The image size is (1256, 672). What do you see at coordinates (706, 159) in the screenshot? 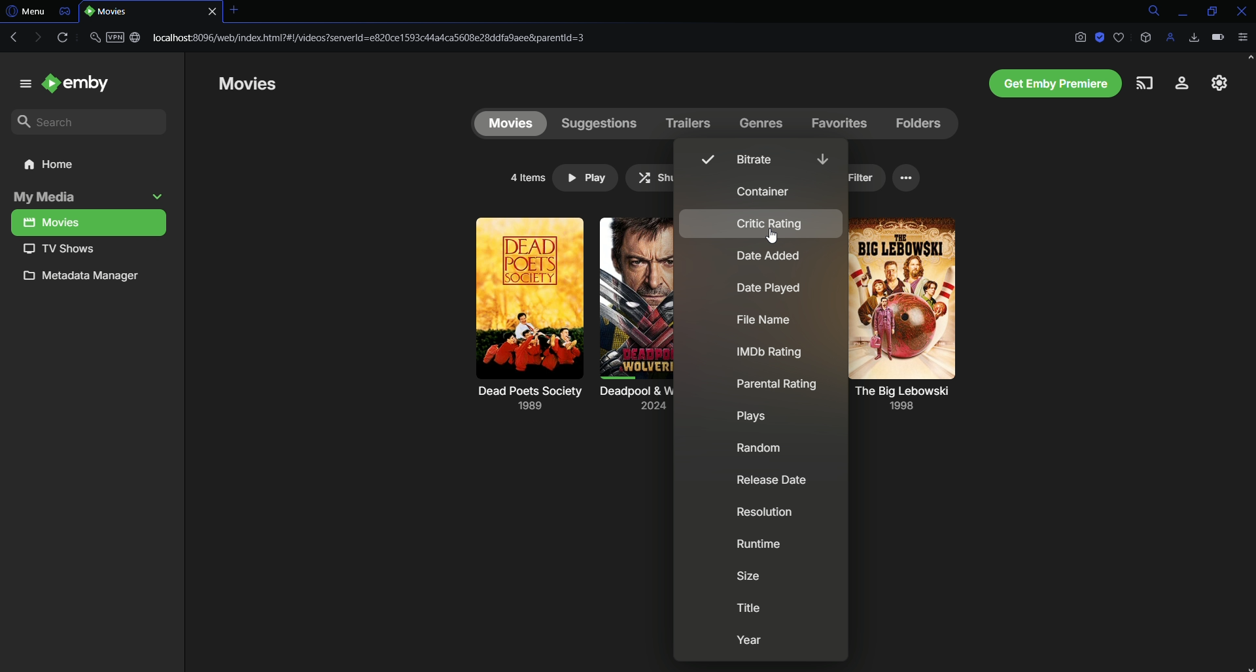
I see `Tick` at bounding box center [706, 159].